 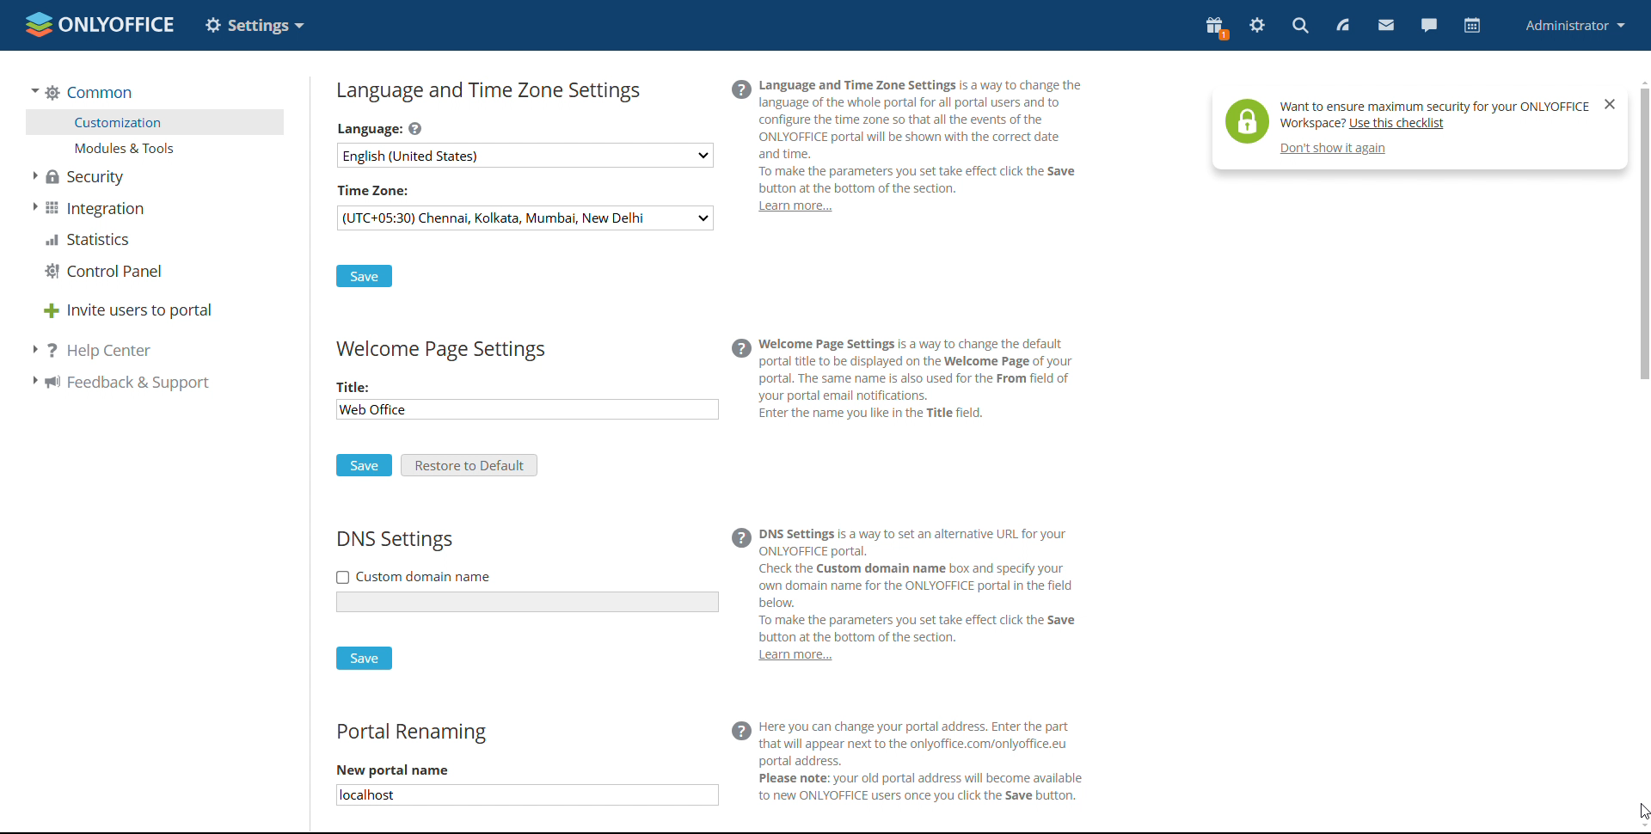 What do you see at coordinates (525, 218) in the screenshot?
I see `select timezone` at bounding box center [525, 218].